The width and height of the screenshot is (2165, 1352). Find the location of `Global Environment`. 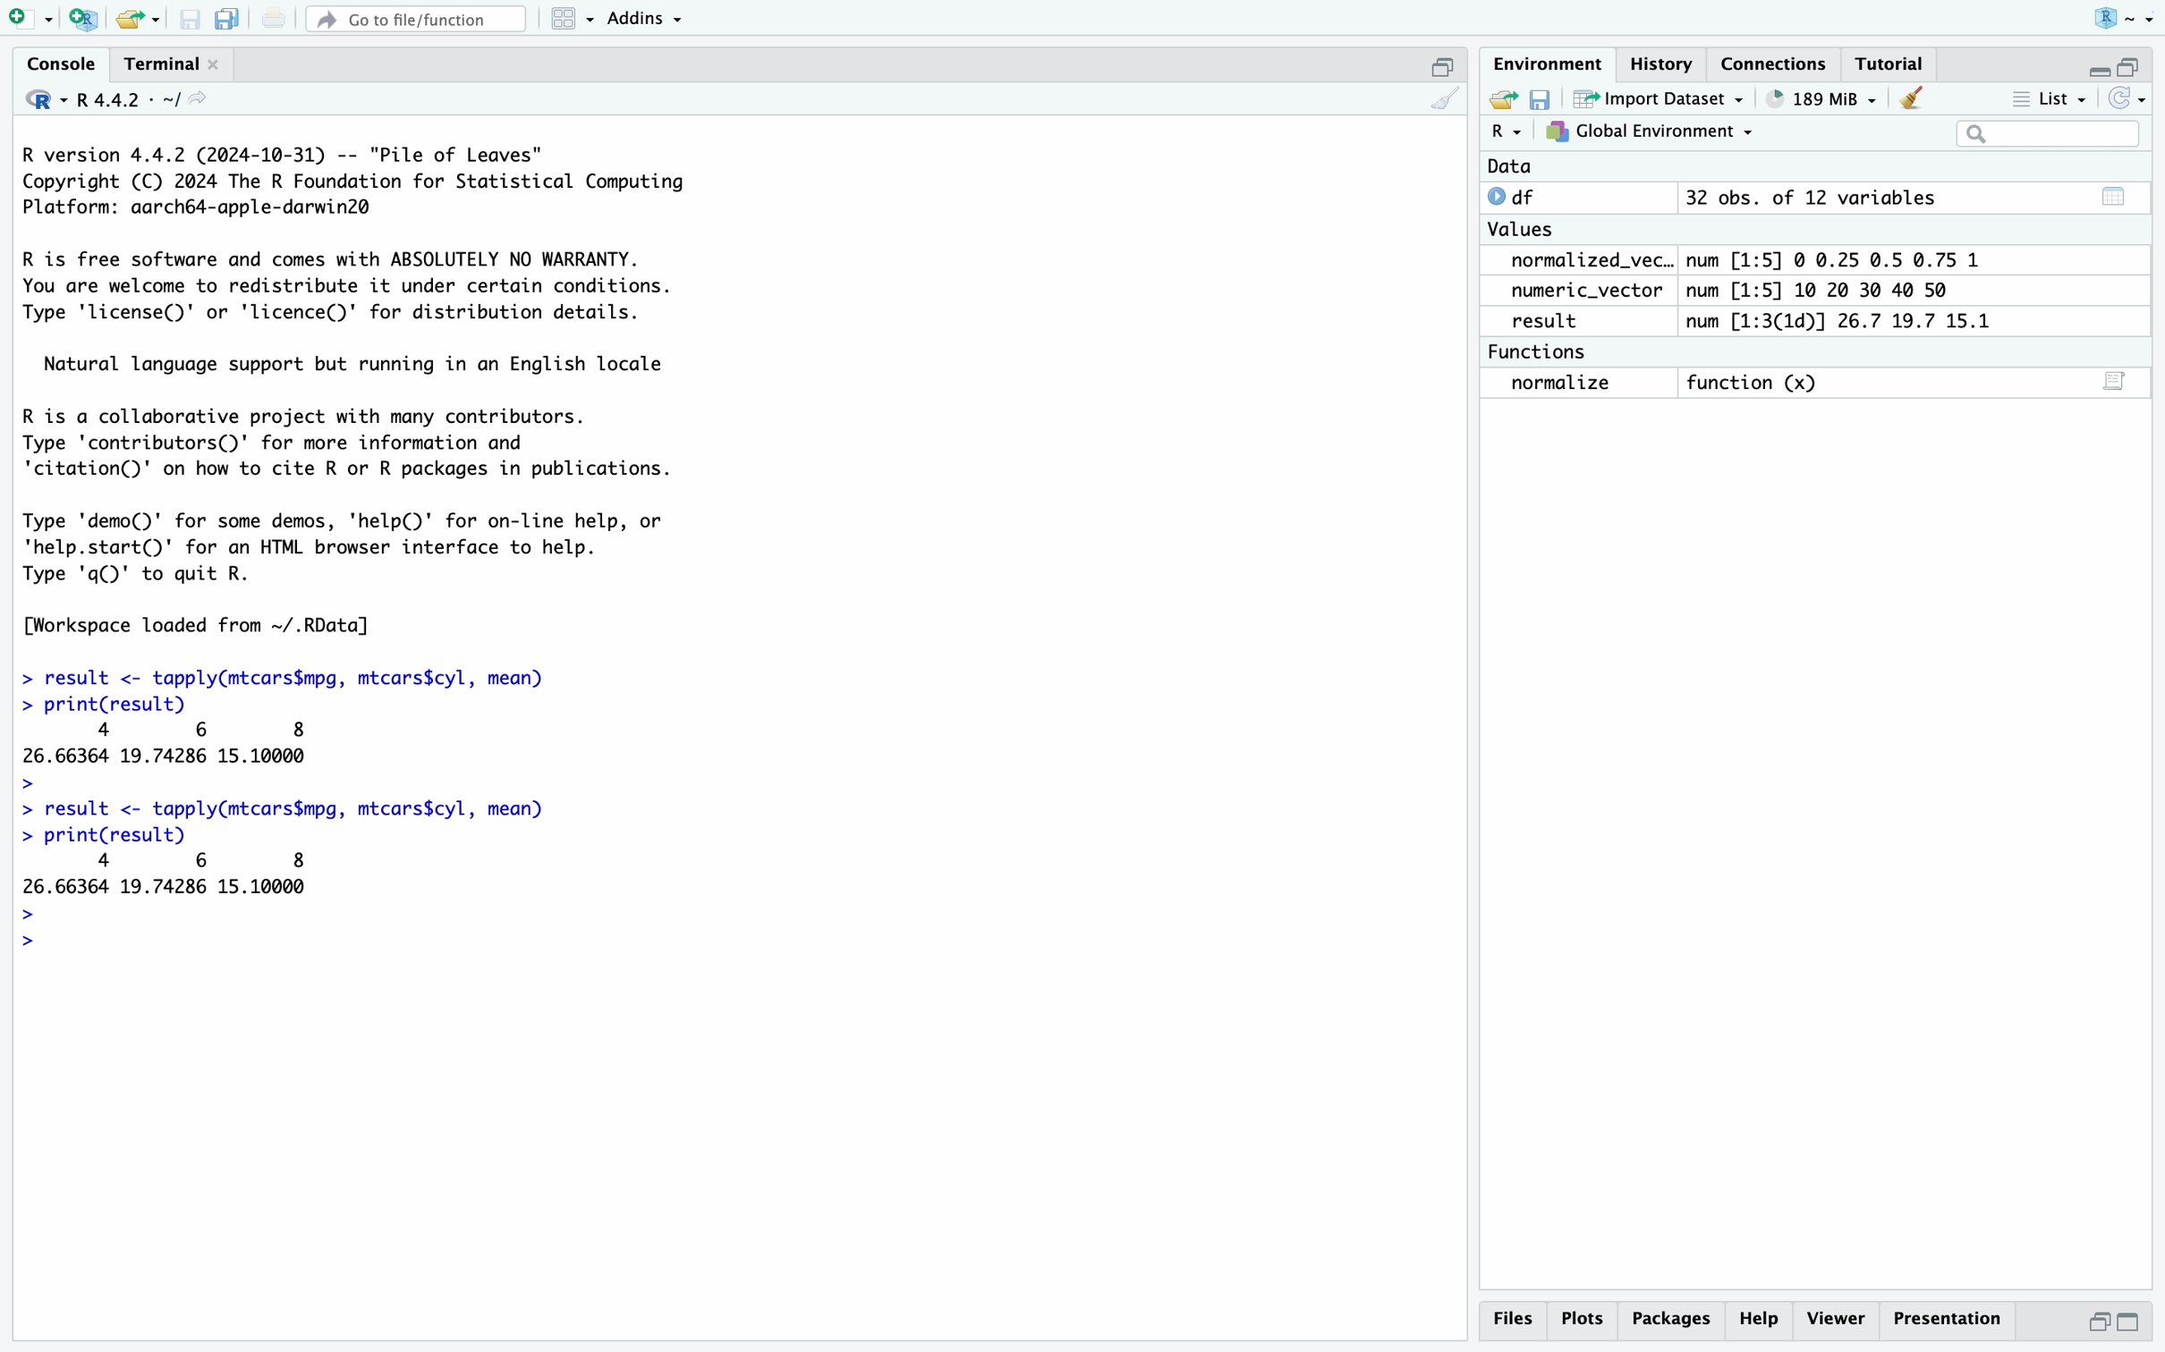

Global Environment is located at coordinates (1646, 132).